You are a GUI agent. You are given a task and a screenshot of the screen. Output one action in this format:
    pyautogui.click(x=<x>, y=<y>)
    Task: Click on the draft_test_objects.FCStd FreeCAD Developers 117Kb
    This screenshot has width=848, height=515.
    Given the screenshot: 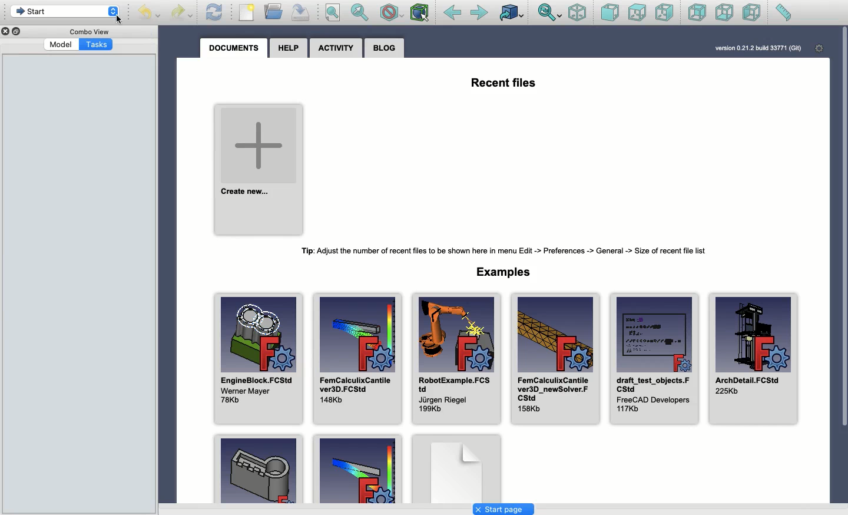 What is the action you would take?
    pyautogui.click(x=654, y=359)
    